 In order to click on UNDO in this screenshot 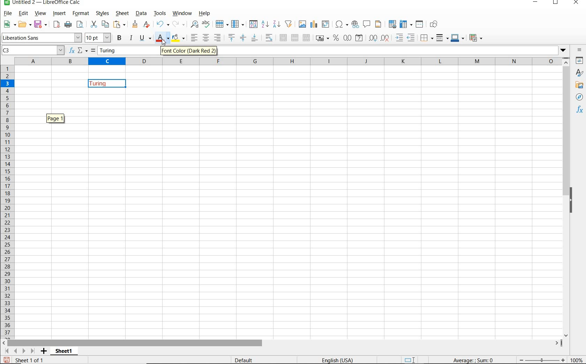, I will do `click(163, 24)`.